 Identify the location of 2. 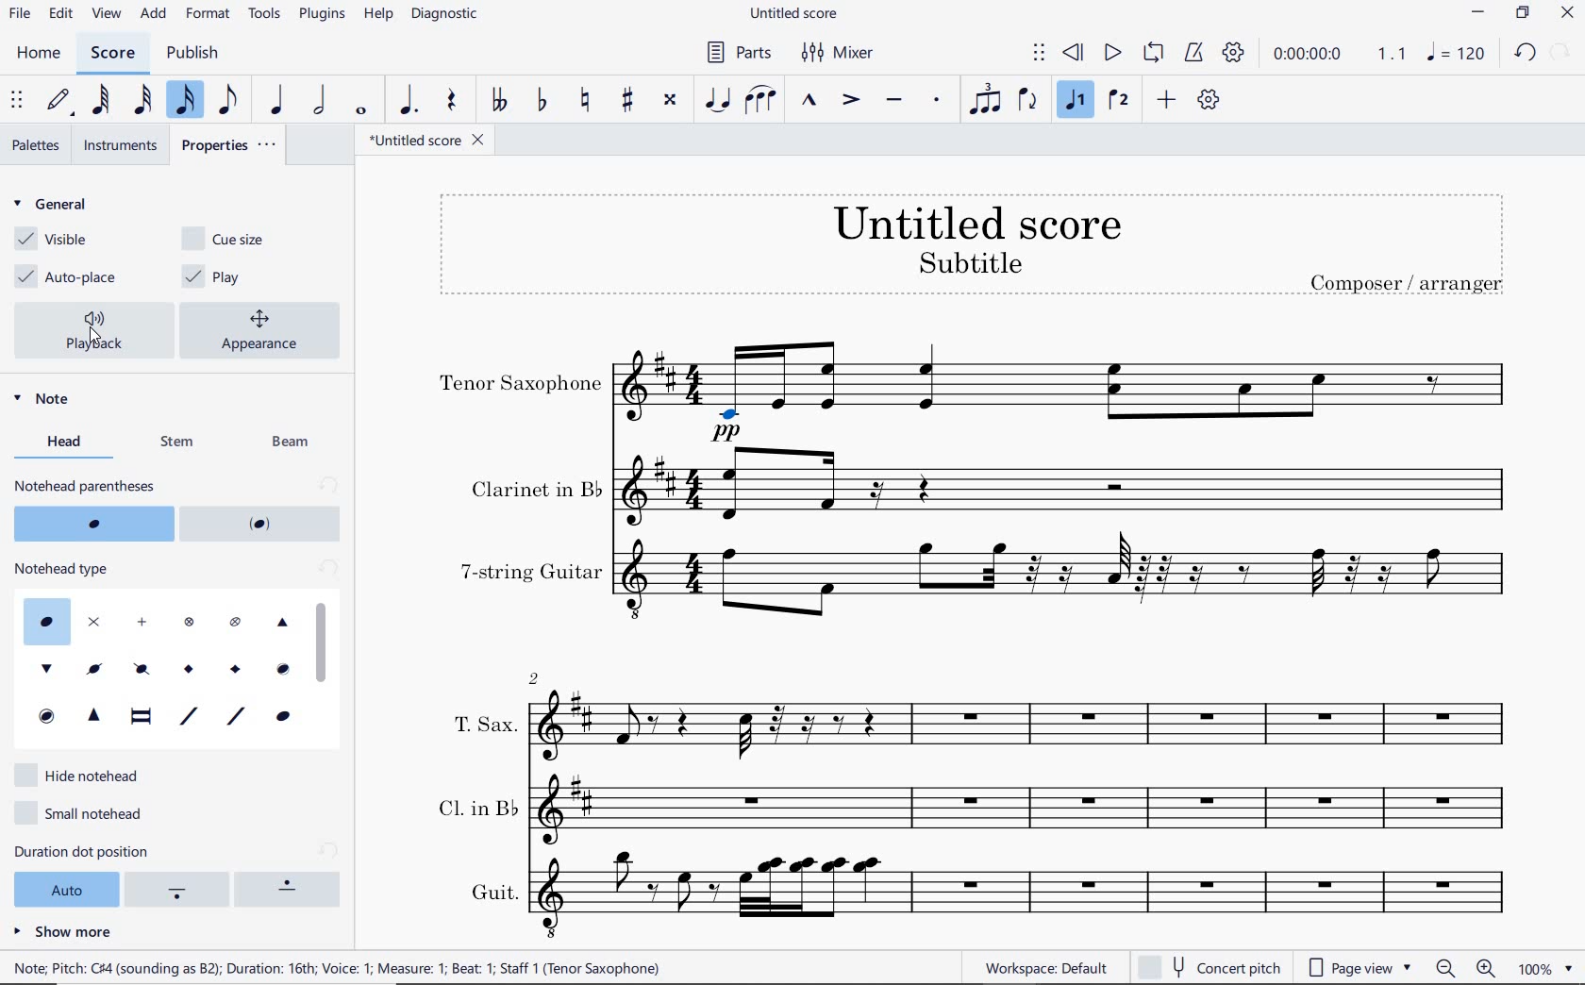
(535, 676).